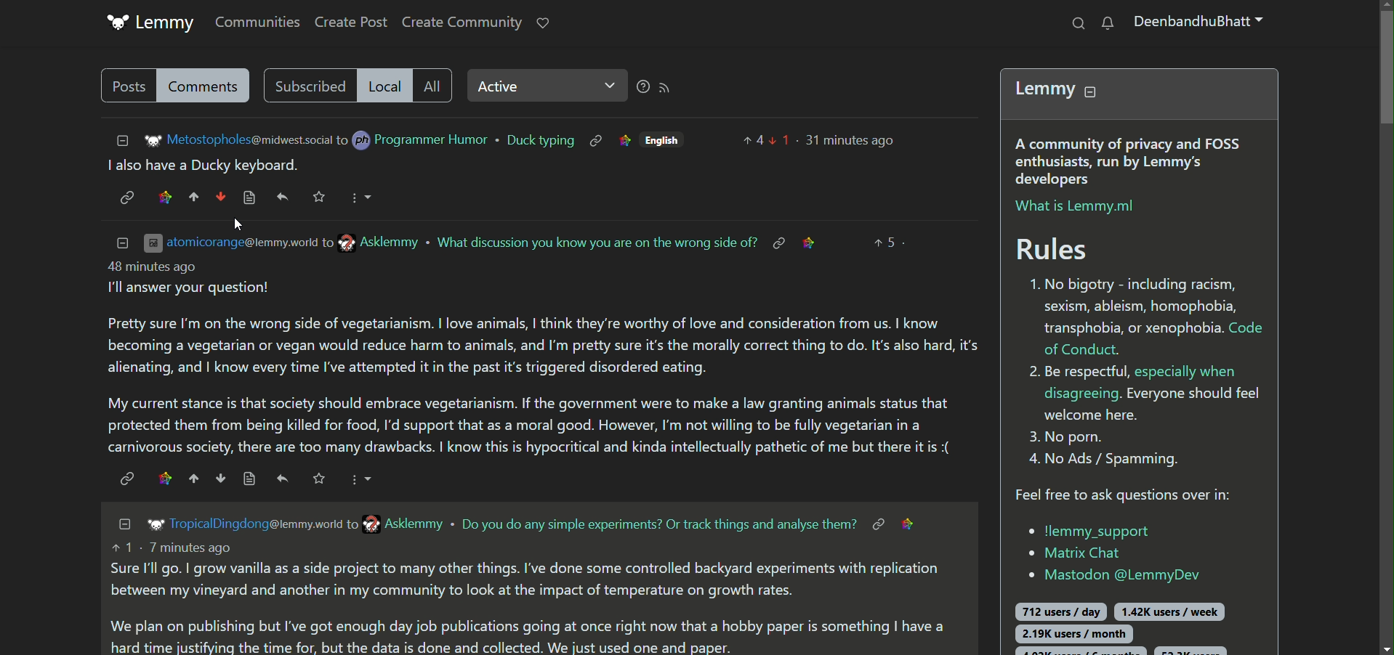 This screenshot has width=1394, height=655. Describe the element at coordinates (1201, 25) in the screenshot. I see `user profile` at that location.